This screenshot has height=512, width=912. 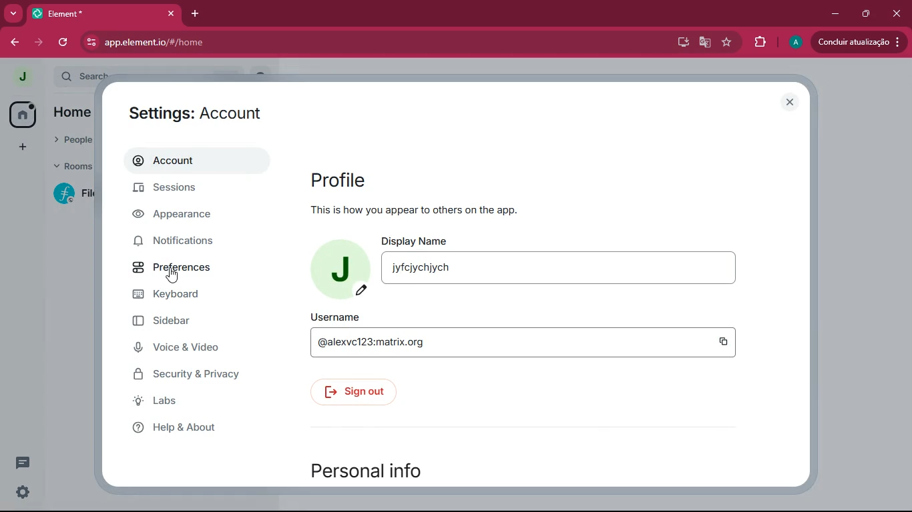 I want to click on conversations, so click(x=21, y=463).